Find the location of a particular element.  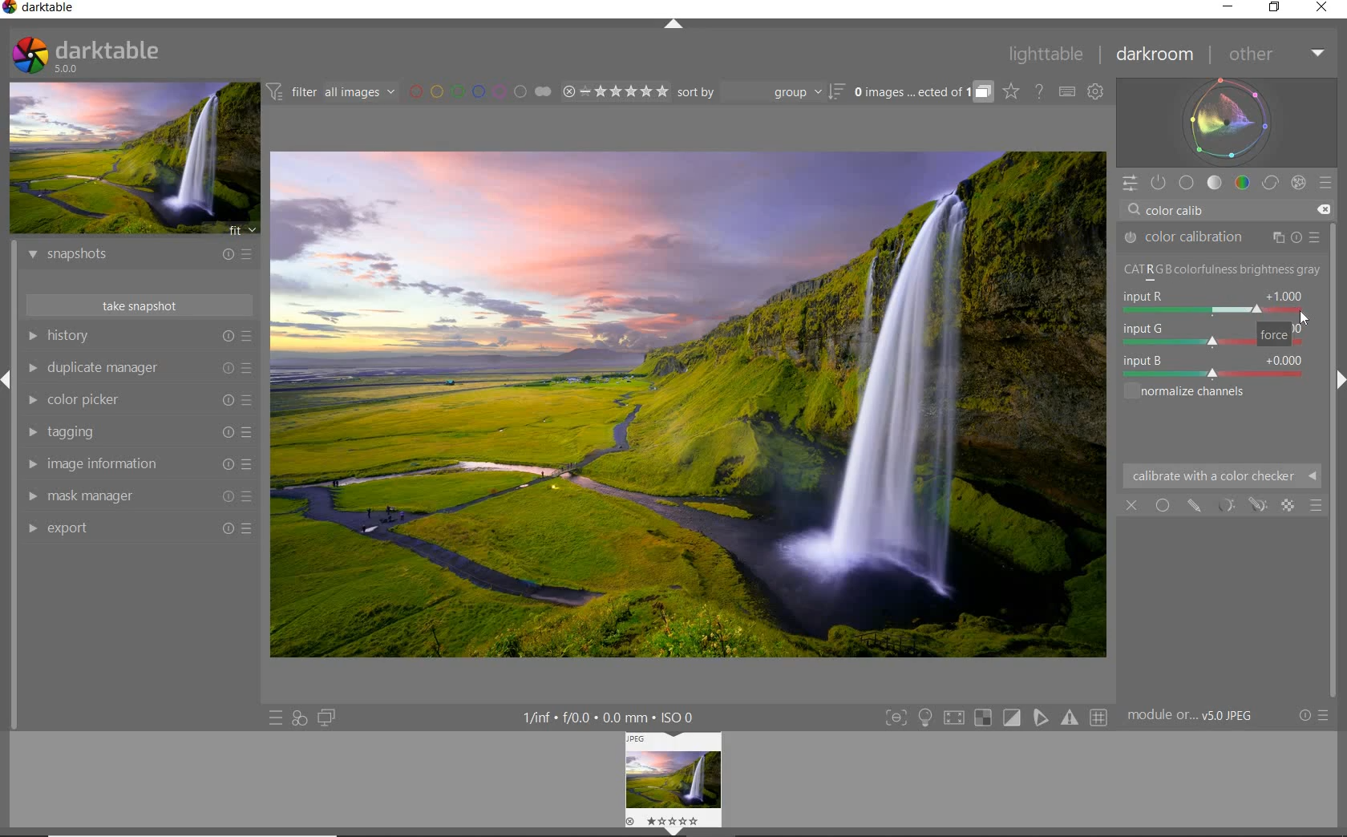

MODULE...v5.0 JPEG is located at coordinates (1195, 717).